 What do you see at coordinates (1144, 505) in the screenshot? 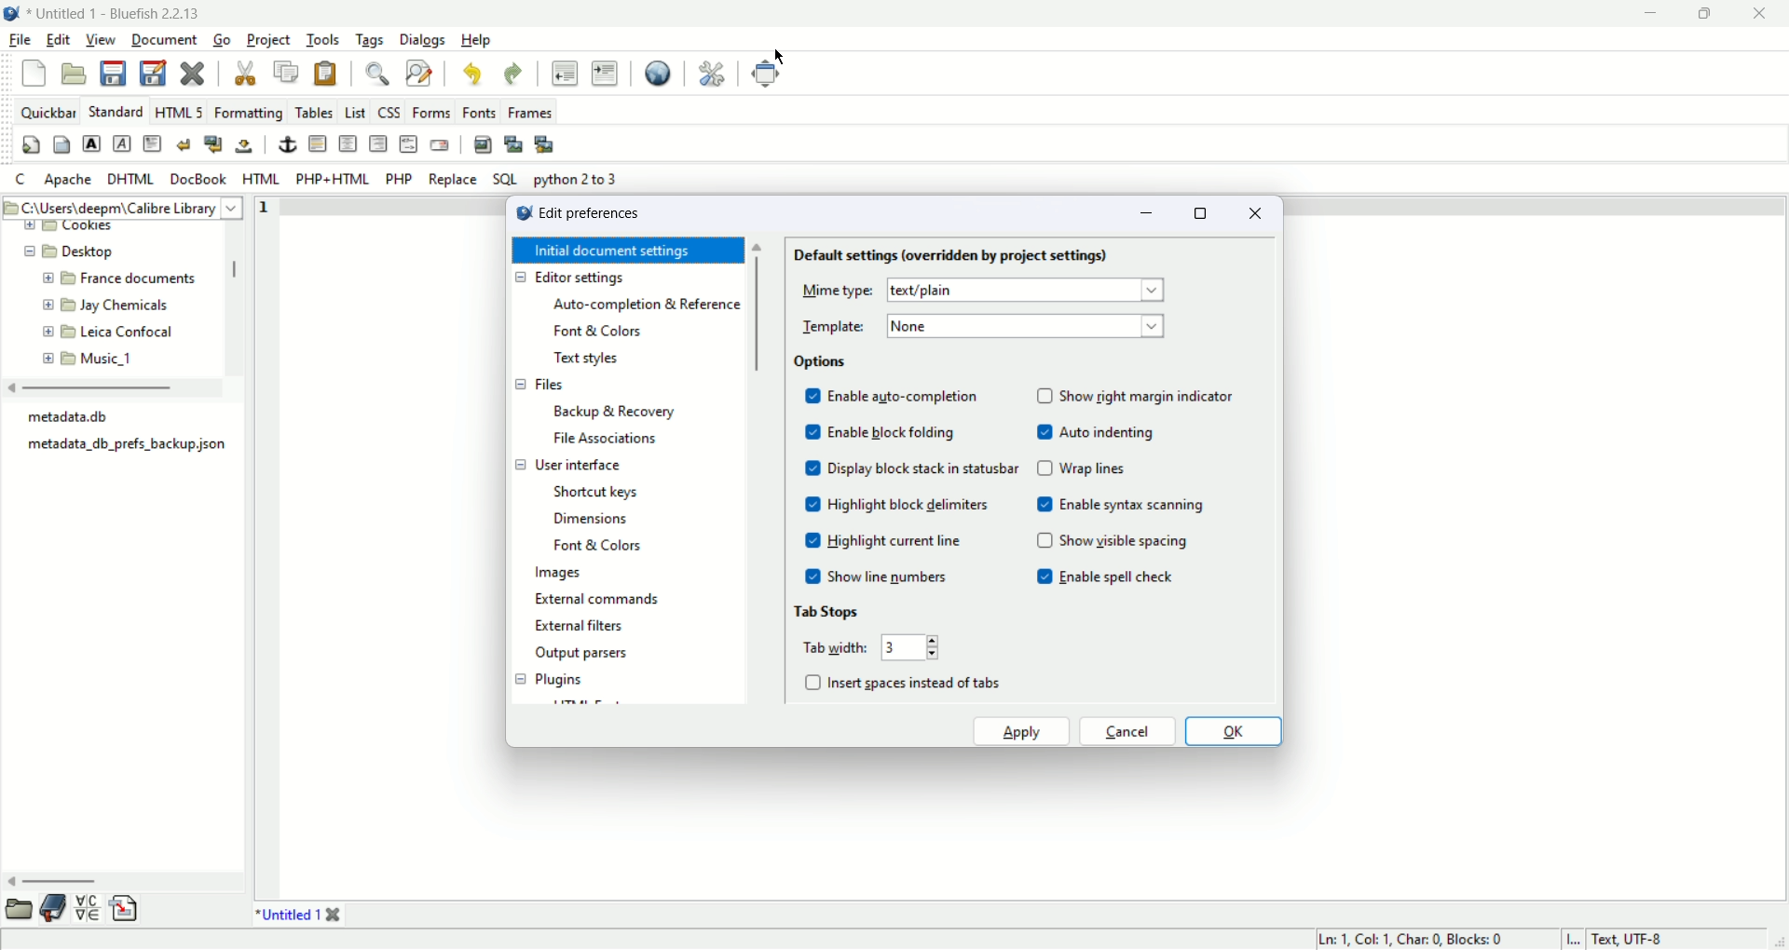
I see `enable syntax scanning` at bounding box center [1144, 505].